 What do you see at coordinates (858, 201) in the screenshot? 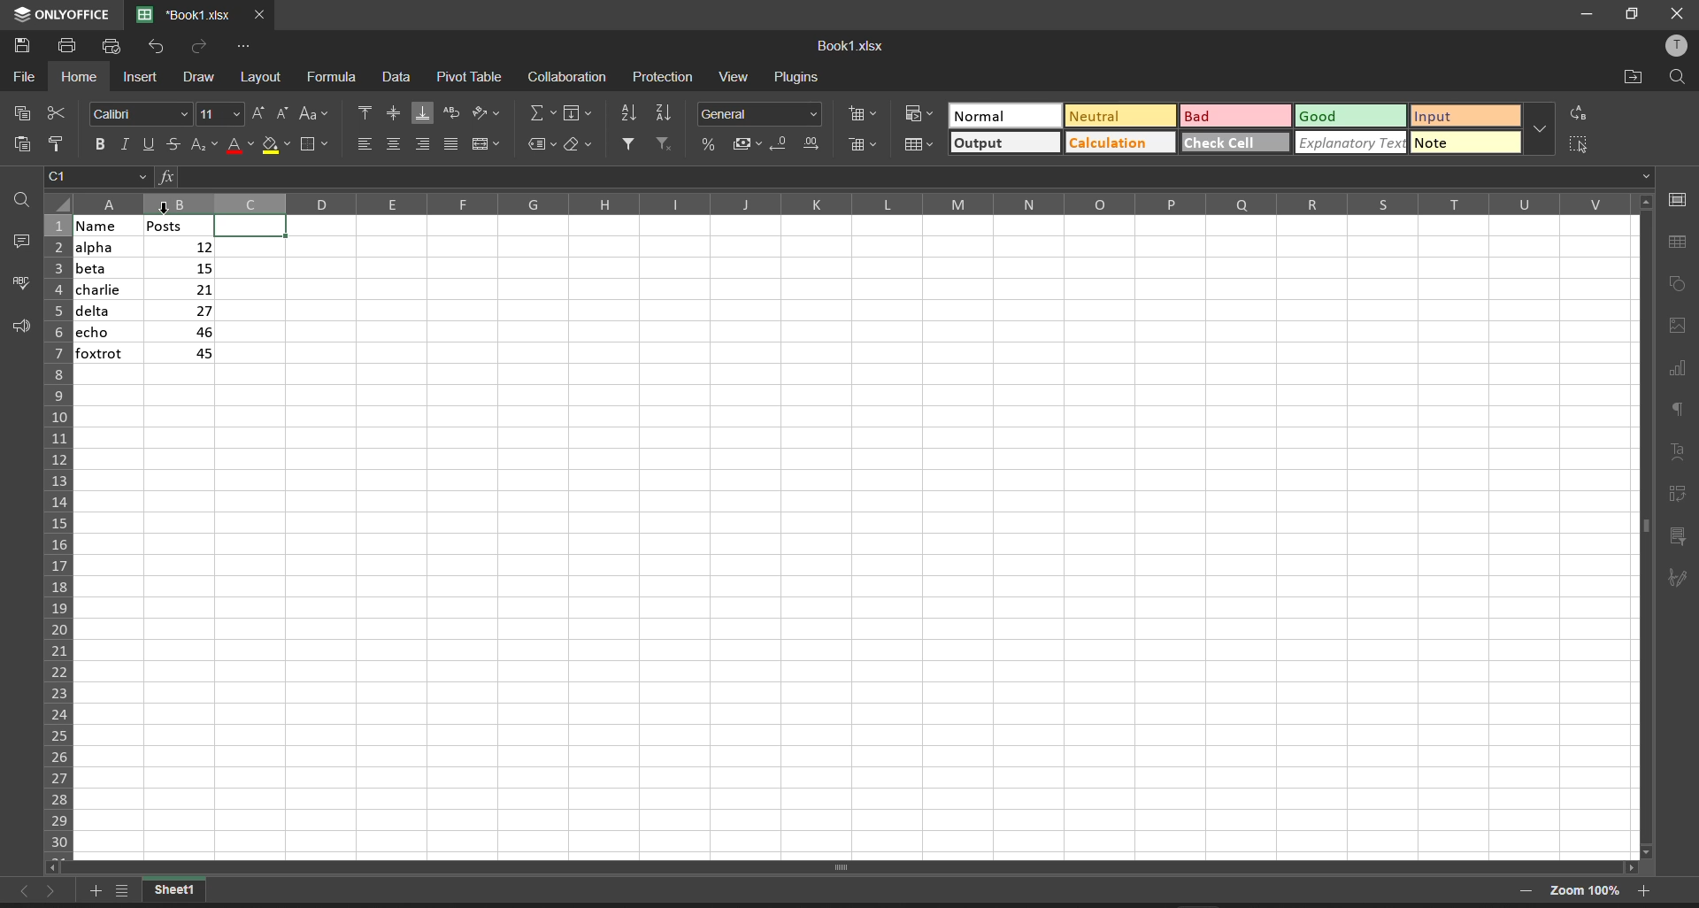
I see `column name` at bounding box center [858, 201].